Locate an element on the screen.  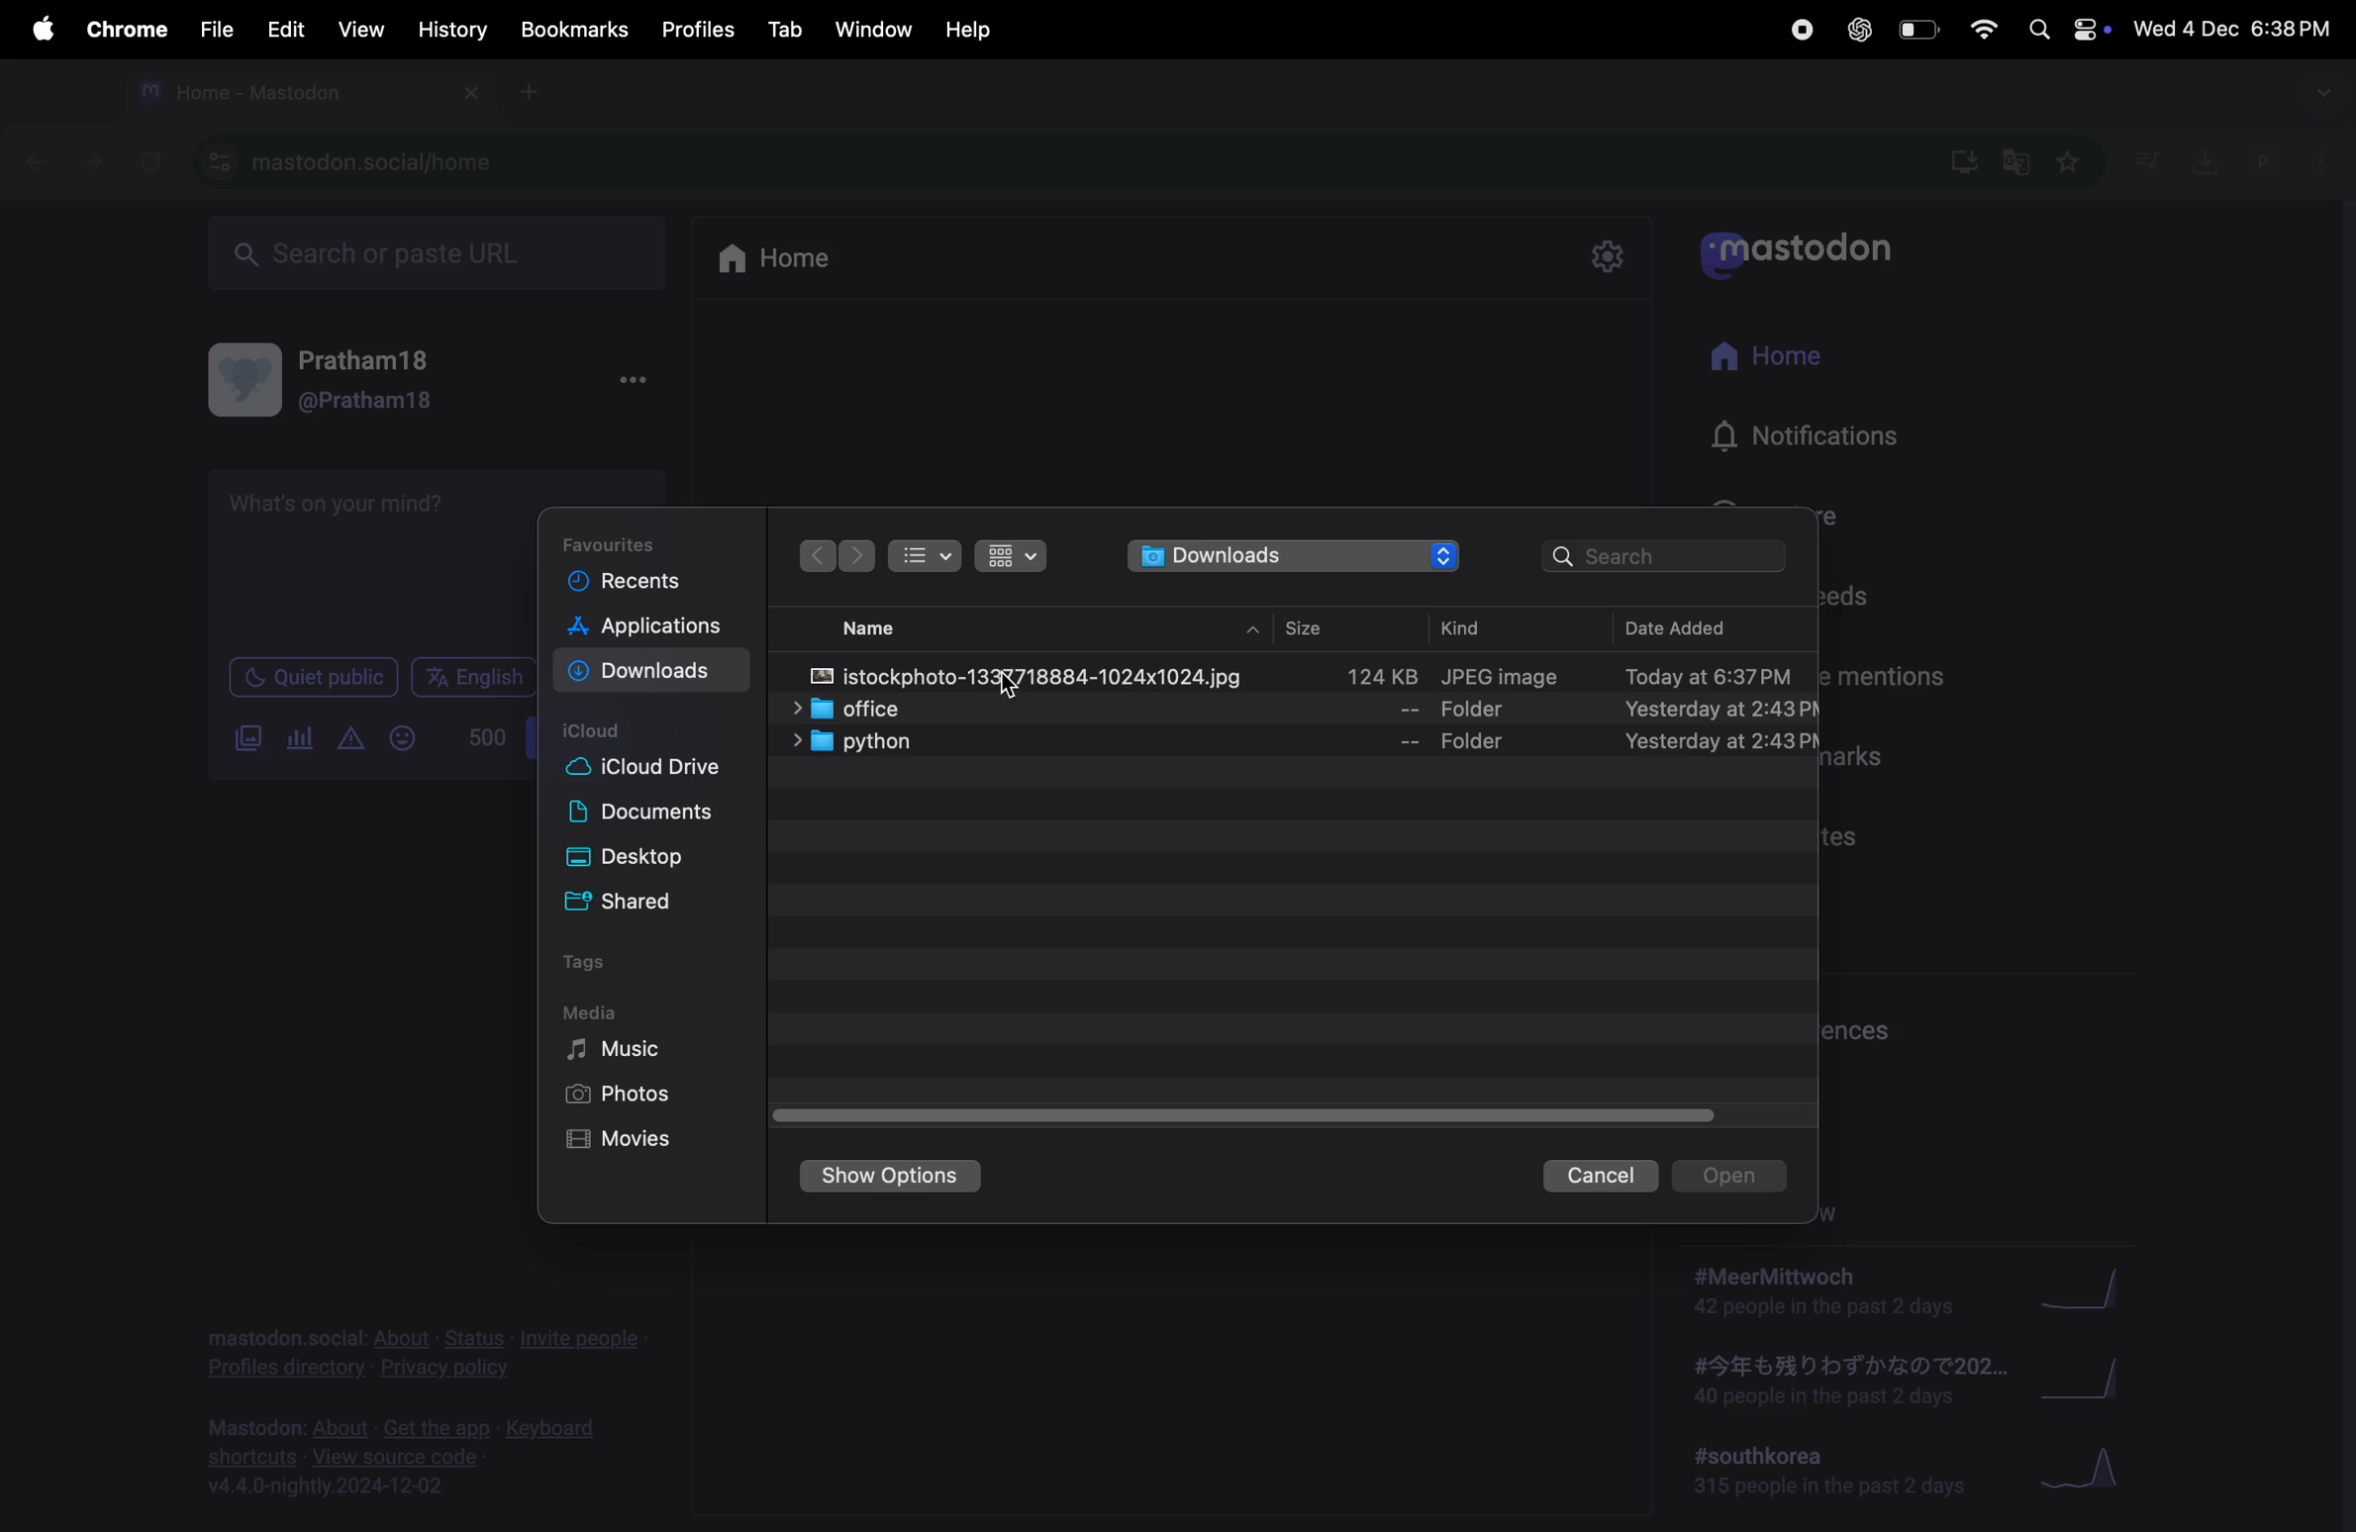
favourites is located at coordinates (622, 539).